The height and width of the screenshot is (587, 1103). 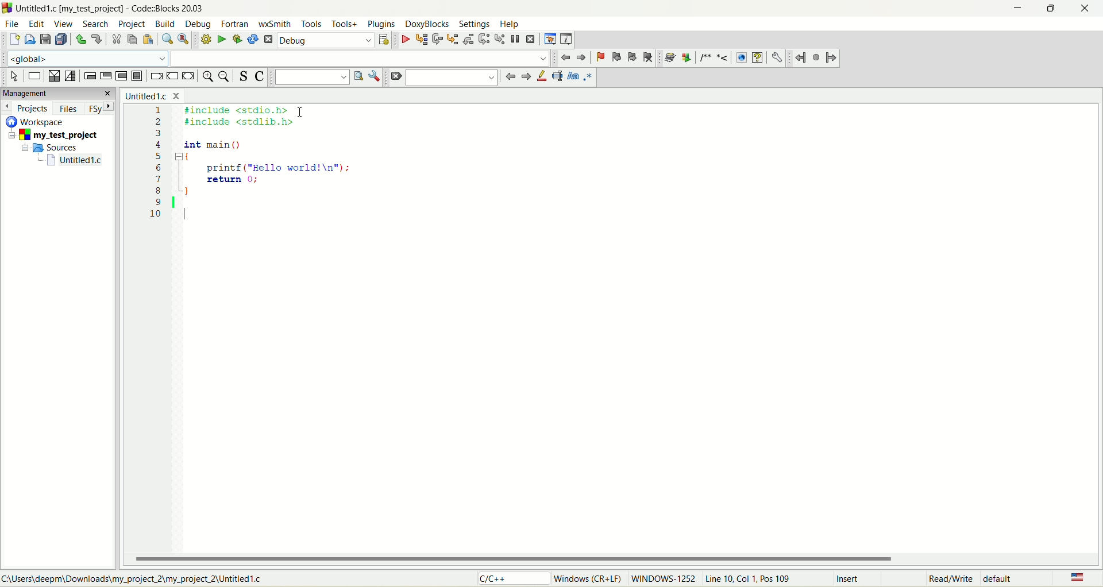 What do you see at coordinates (68, 109) in the screenshot?
I see `files` at bounding box center [68, 109].